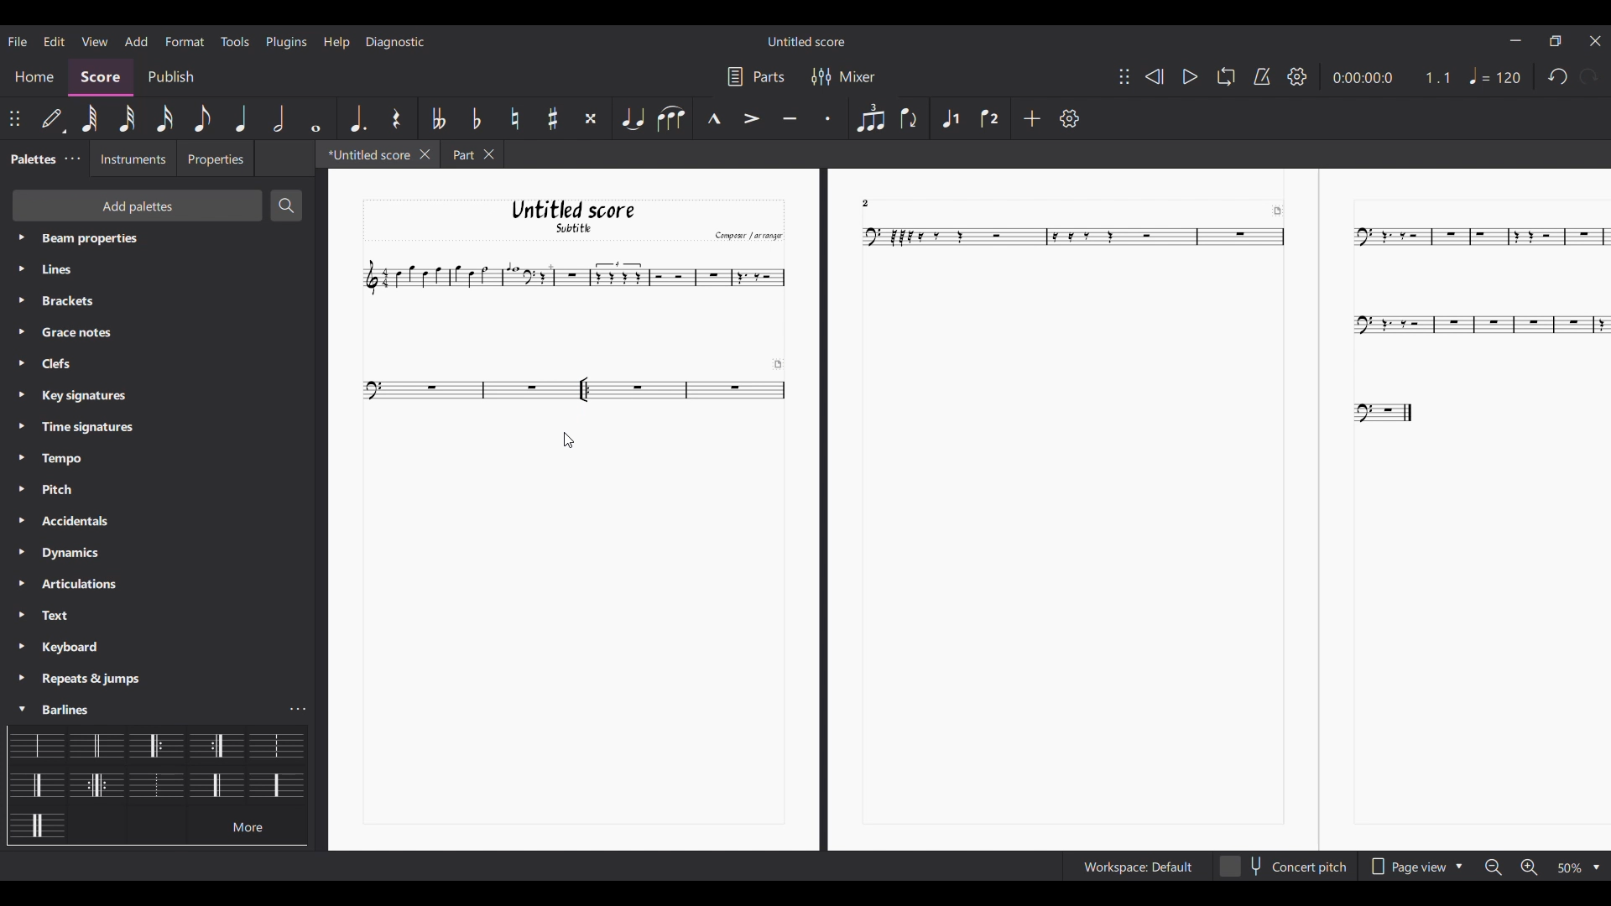  I want to click on Plugins menu, so click(286, 42).